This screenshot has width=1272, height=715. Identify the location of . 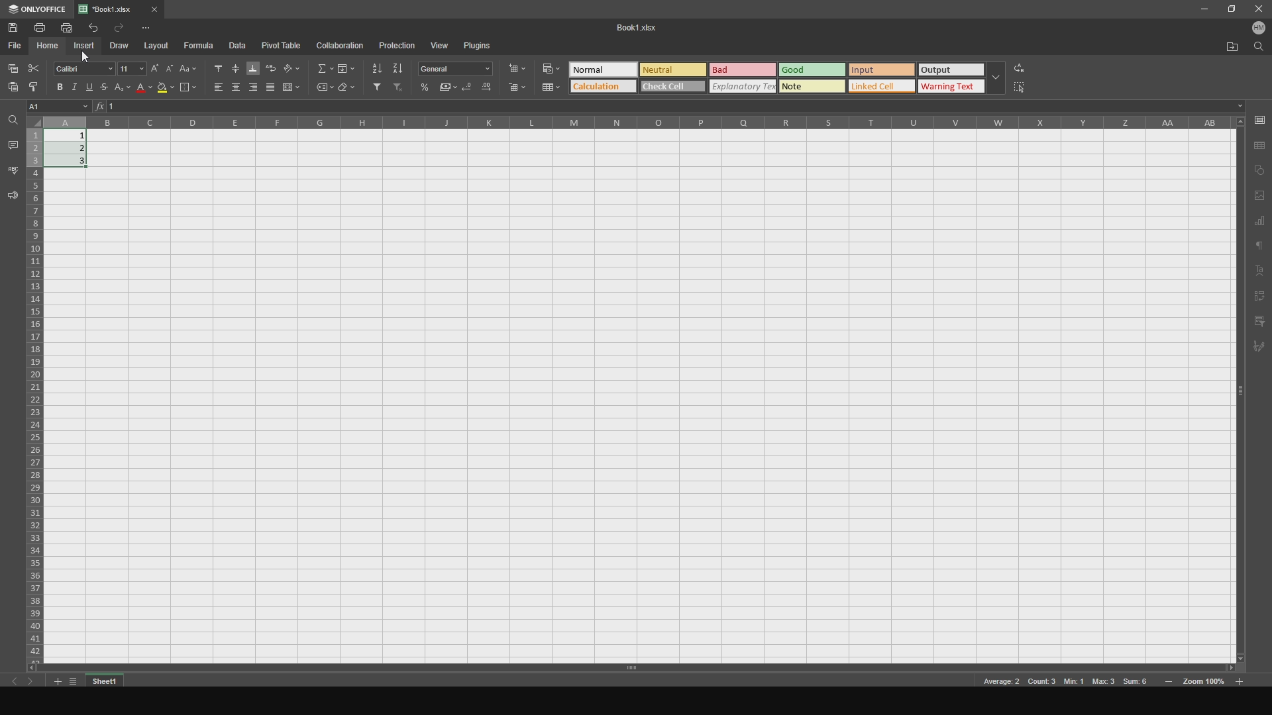
(449, 87).